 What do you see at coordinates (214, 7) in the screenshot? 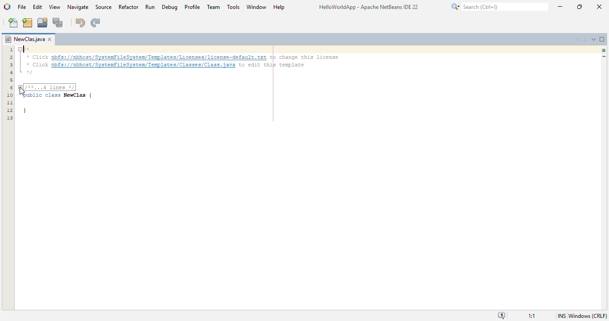
I see `team` at bounding box center [214, 7].